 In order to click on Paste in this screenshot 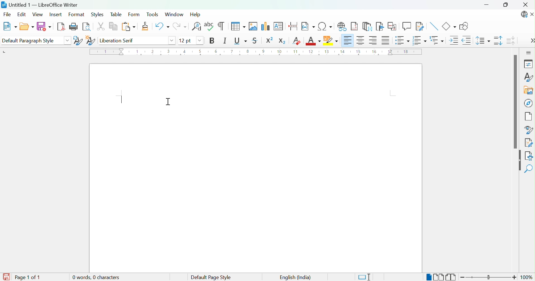, I will do `click(128, 27)`.